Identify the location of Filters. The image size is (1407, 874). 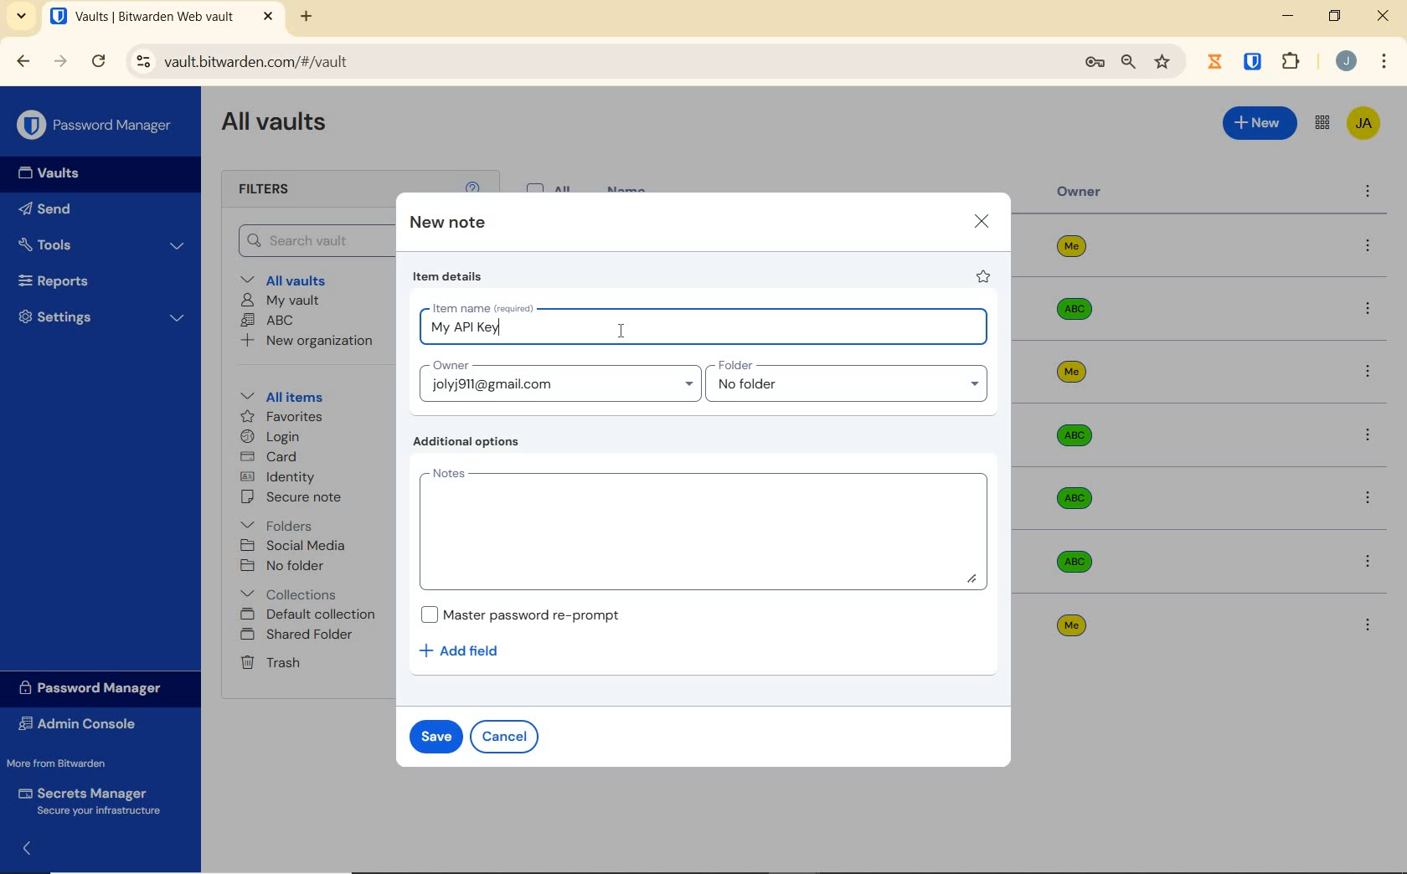
(267, 190).